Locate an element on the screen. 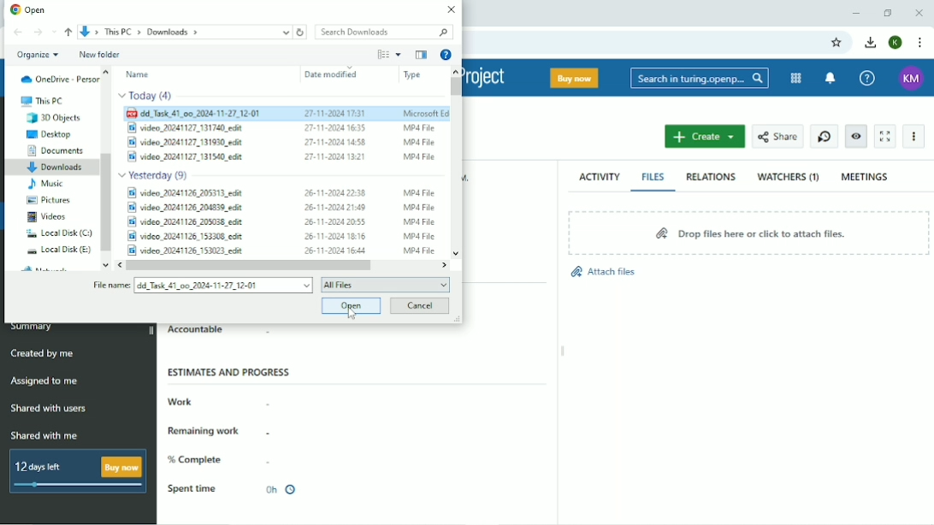 The image size is (934, 525). Spent time is located at coordinates (192, 489).